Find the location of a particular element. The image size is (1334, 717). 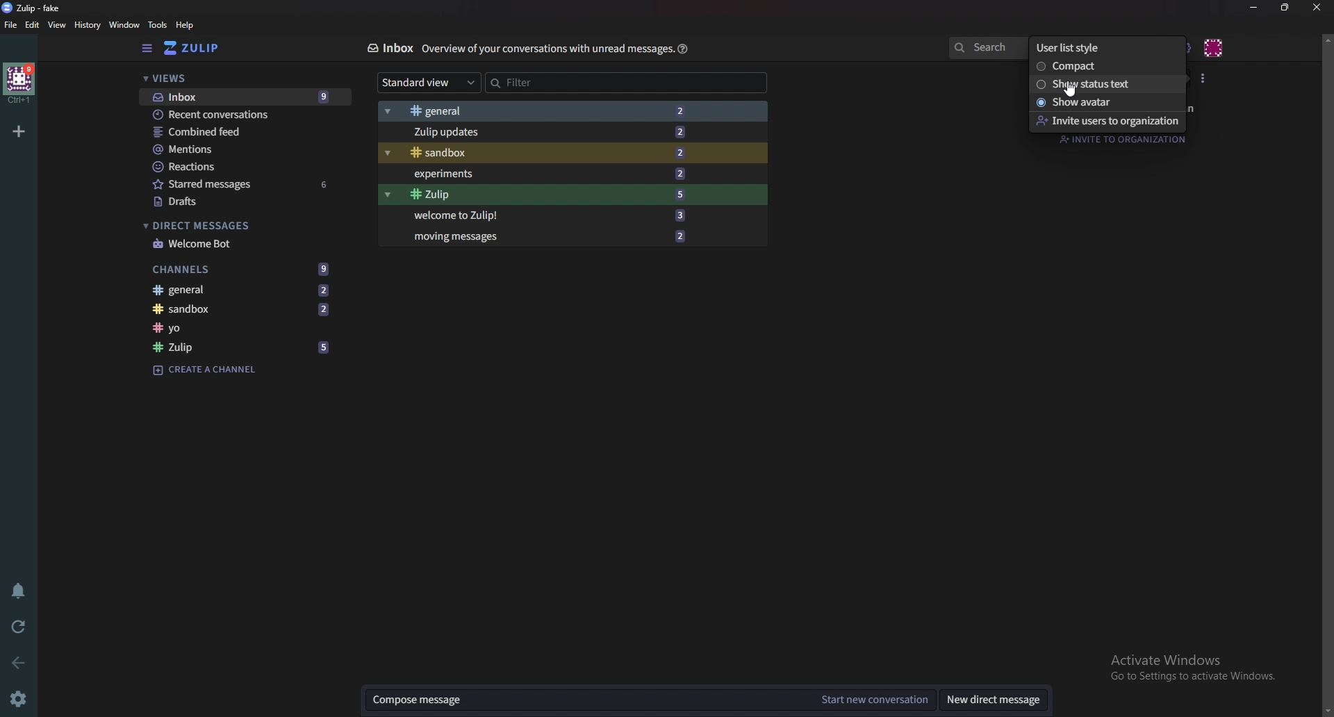

General is located at coordinates (543, 112).